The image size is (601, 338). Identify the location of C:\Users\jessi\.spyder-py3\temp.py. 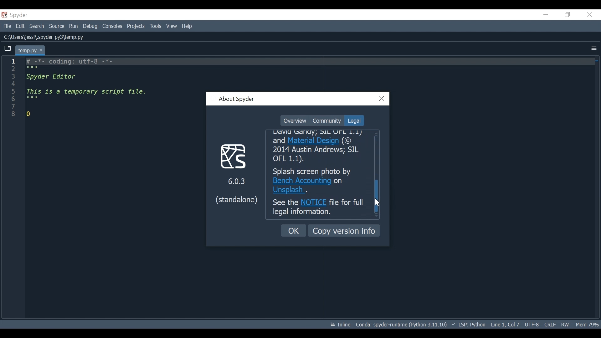
(56, 37).